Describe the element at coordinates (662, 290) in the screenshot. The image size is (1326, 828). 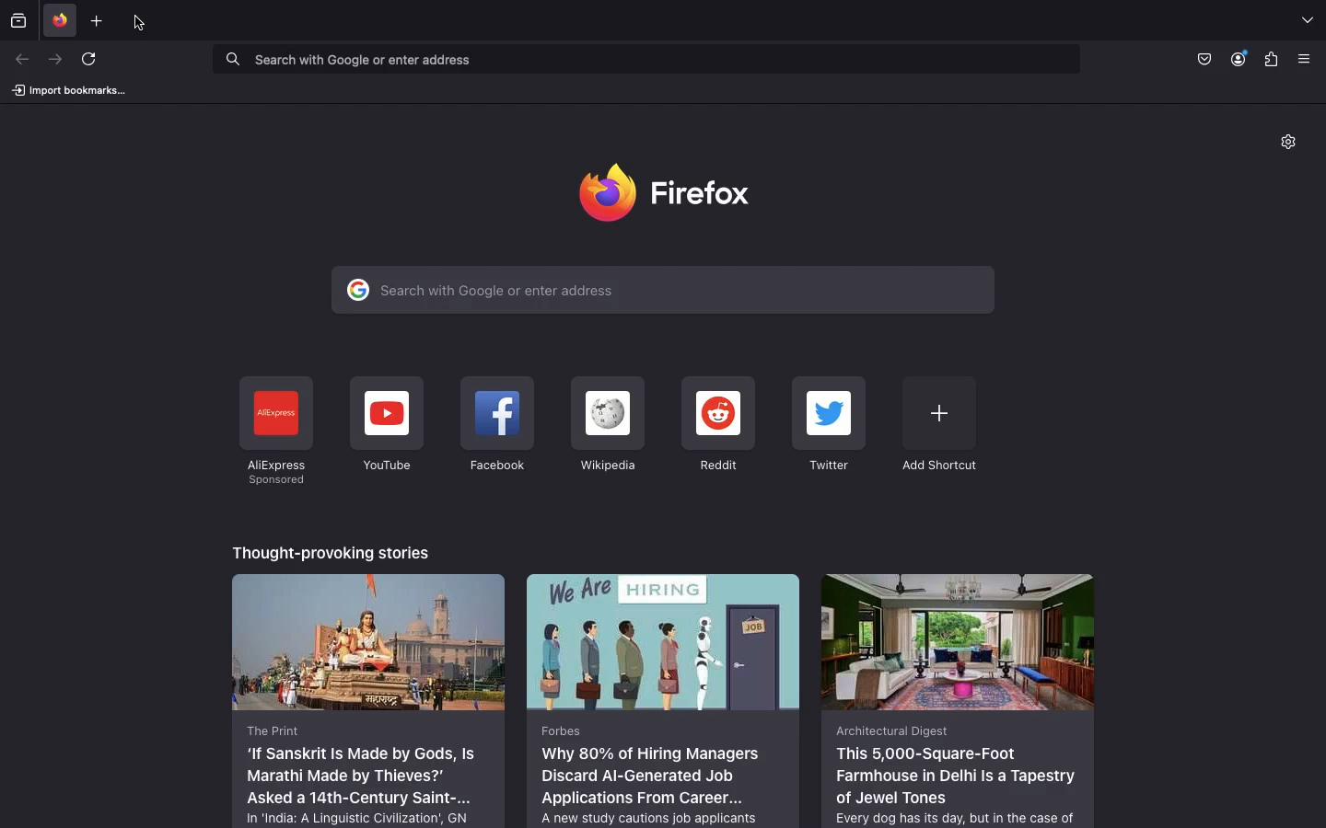
I see `Search bar` at that location.